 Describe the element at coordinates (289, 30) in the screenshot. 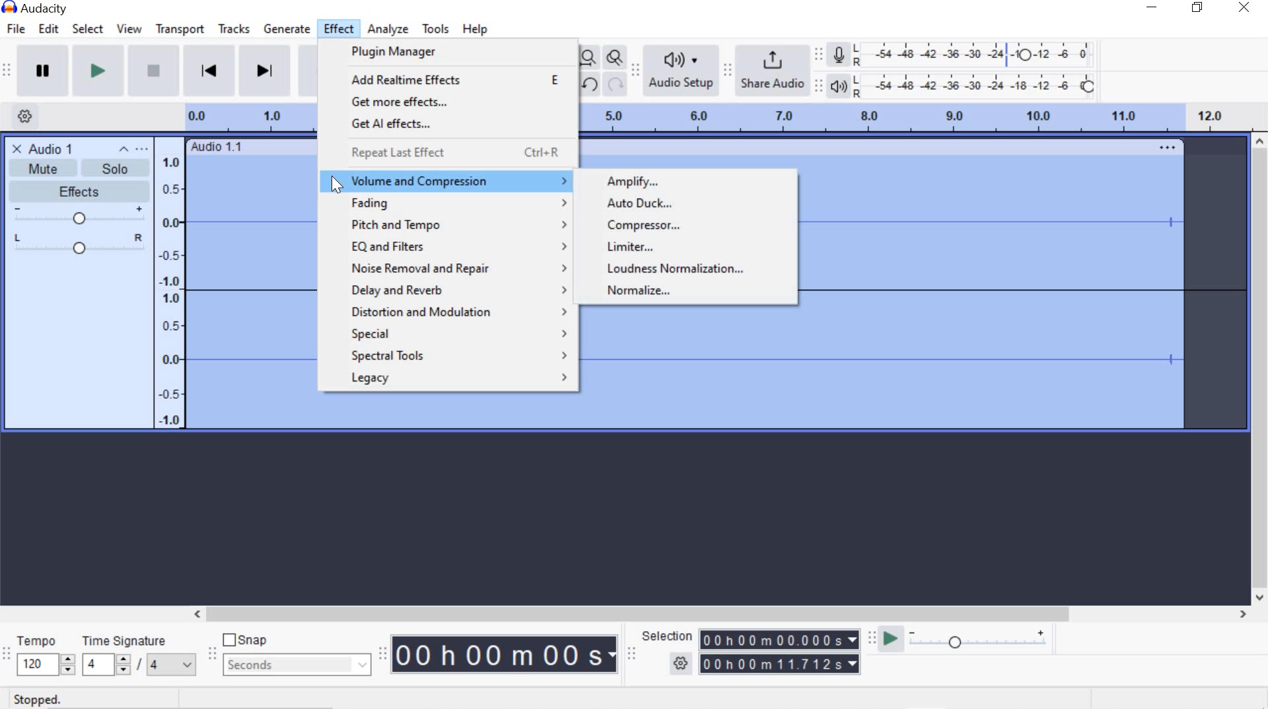

I see `generate` at that location.